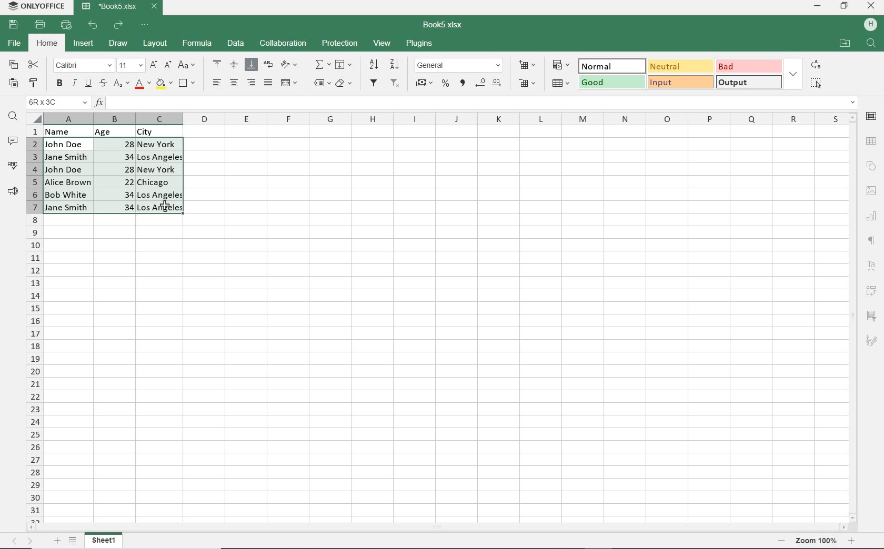 The image size is (884, 549). Describe the element at coordinates (187, 65) in the screenshot. I see `CHANGE CASE` at that location.